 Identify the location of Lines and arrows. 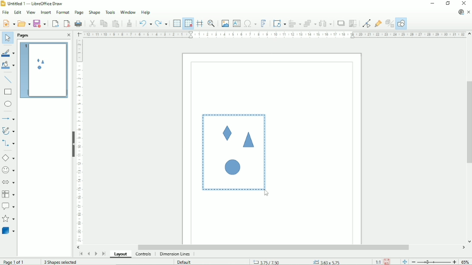
(9, 119).